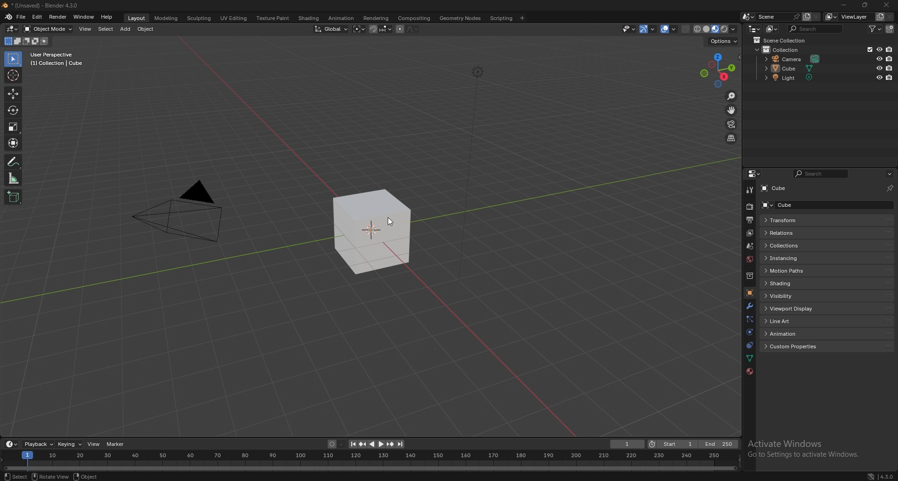 This screenshot has width=898, height=481. I want to click on disable in renders, so click(890, 50).